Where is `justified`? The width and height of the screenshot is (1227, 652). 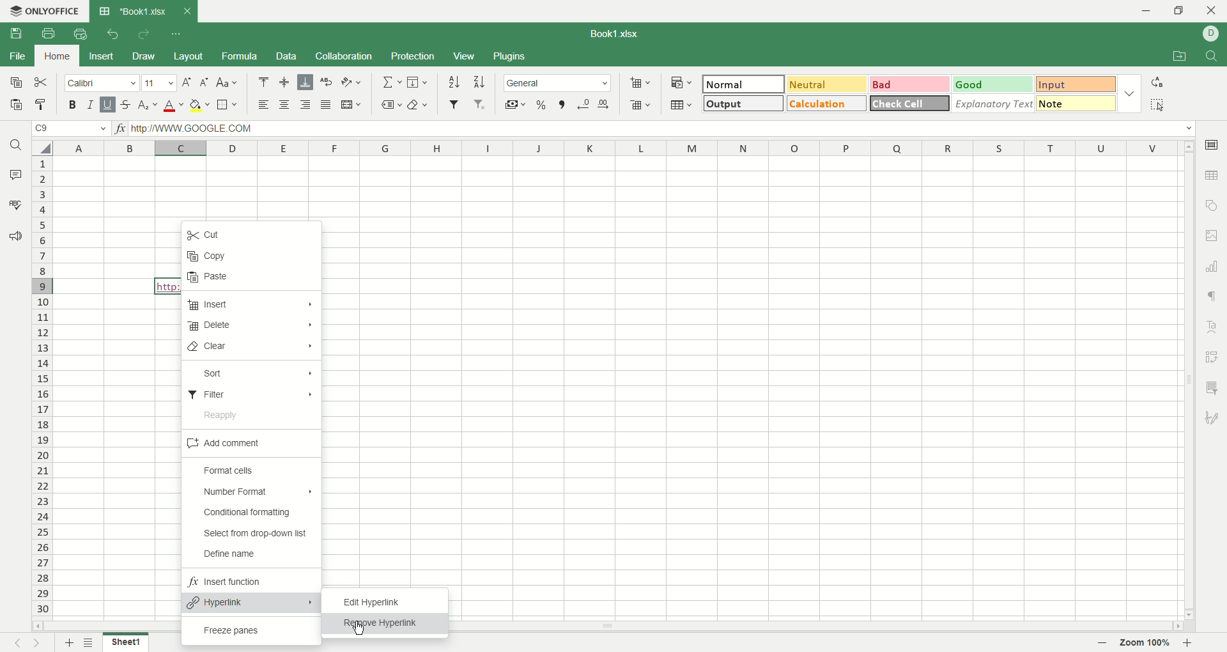
justified is located at coordinates (327, 105).